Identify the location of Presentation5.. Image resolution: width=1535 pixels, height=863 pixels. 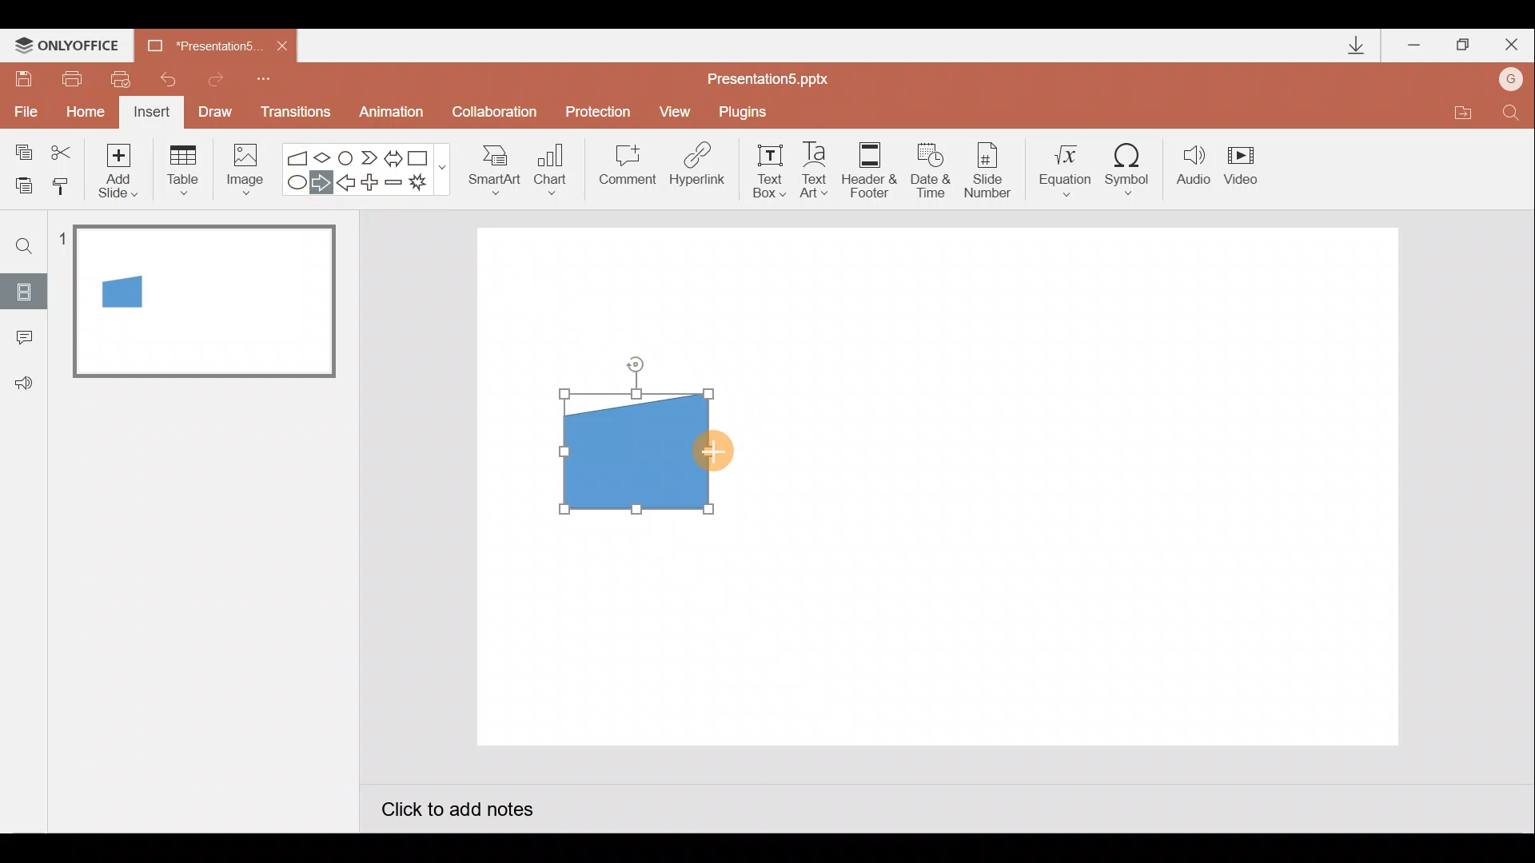
(197, 43).